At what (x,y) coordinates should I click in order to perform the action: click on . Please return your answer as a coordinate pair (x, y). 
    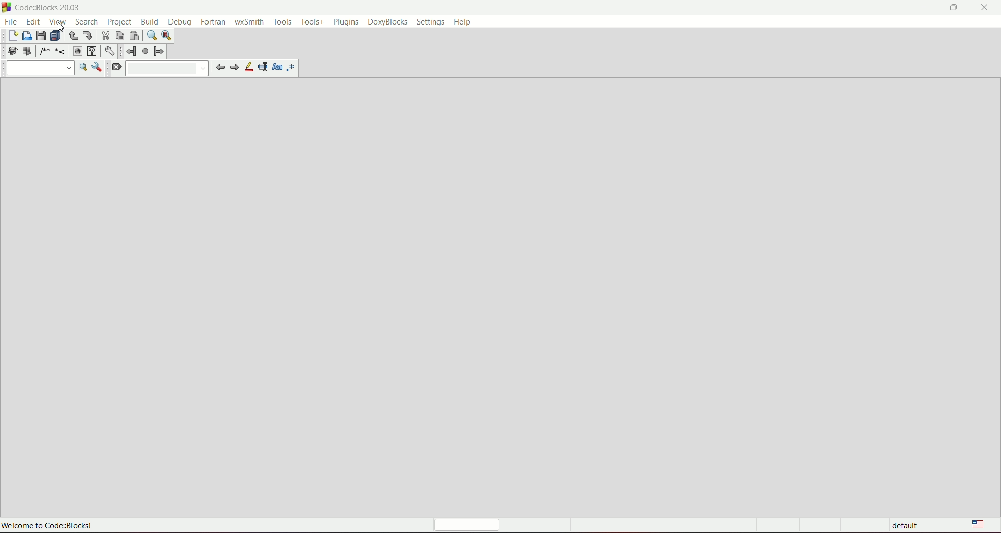
    Looking at the image, I should click on (979, 526).